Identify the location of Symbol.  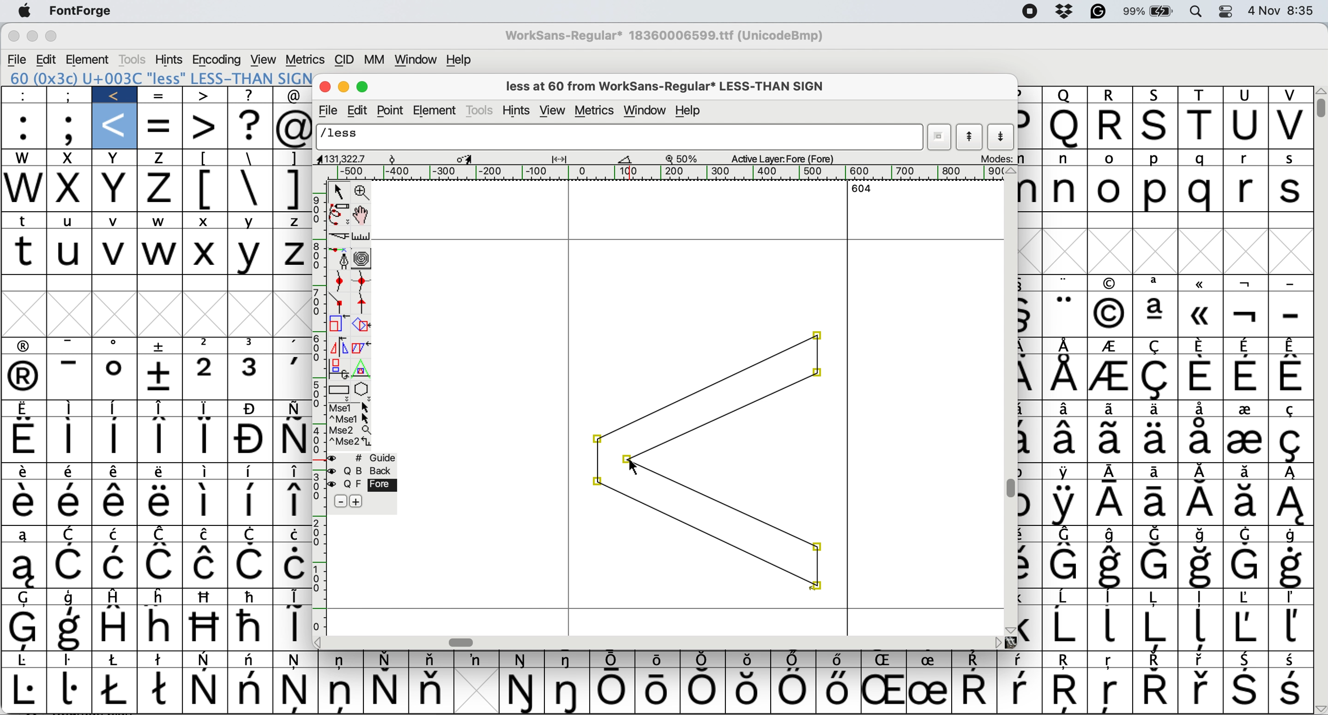
(25, 536).